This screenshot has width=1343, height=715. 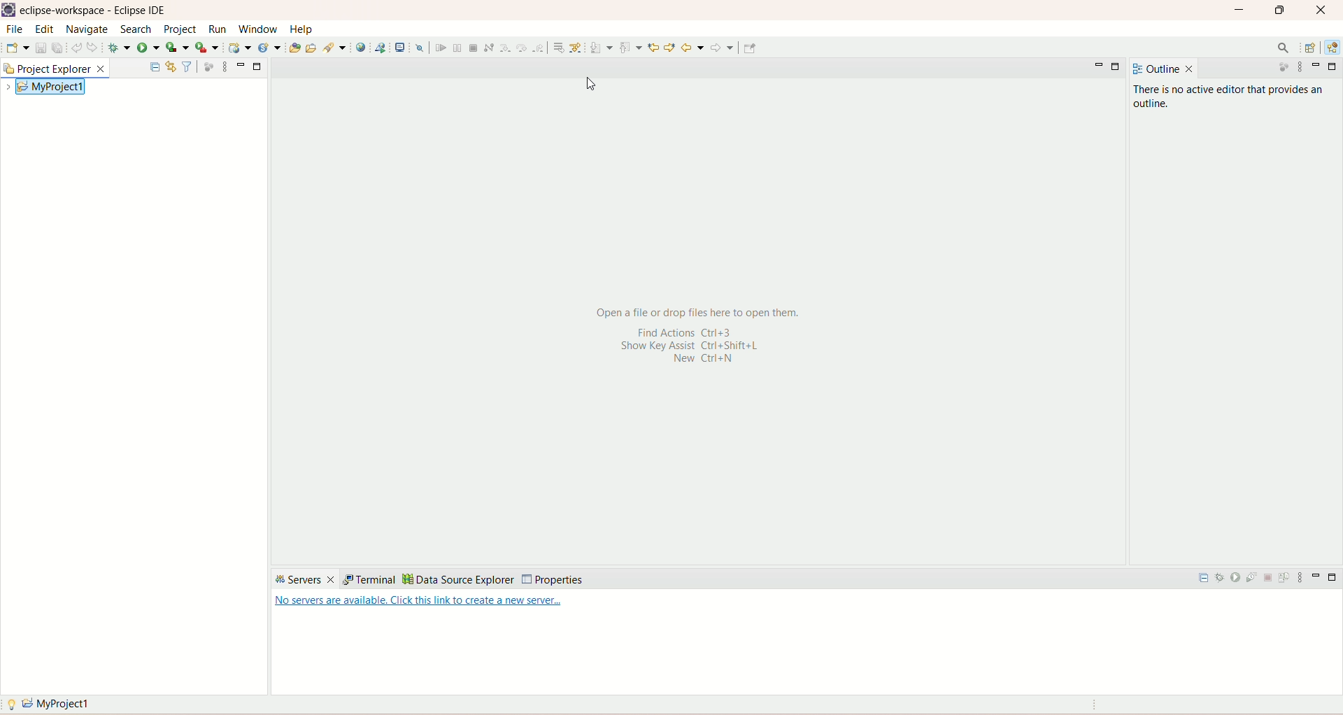 What do you see at coordinates (150, 48) in the screenshot?
I see `run` at bounding box center [150, 48].